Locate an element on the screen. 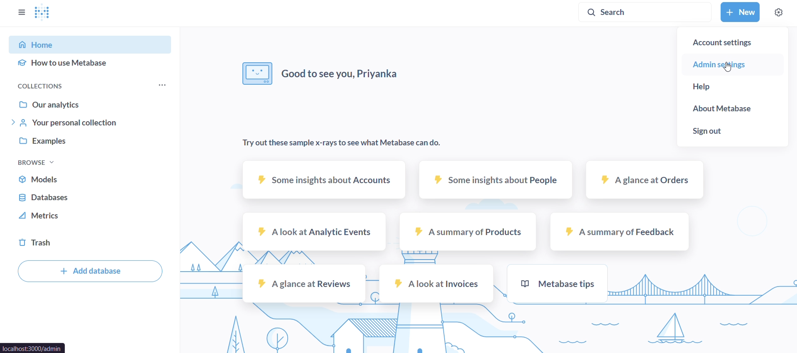 The width and height of the screenshot is (797, 353). examples is located at coordinates (91, 142).